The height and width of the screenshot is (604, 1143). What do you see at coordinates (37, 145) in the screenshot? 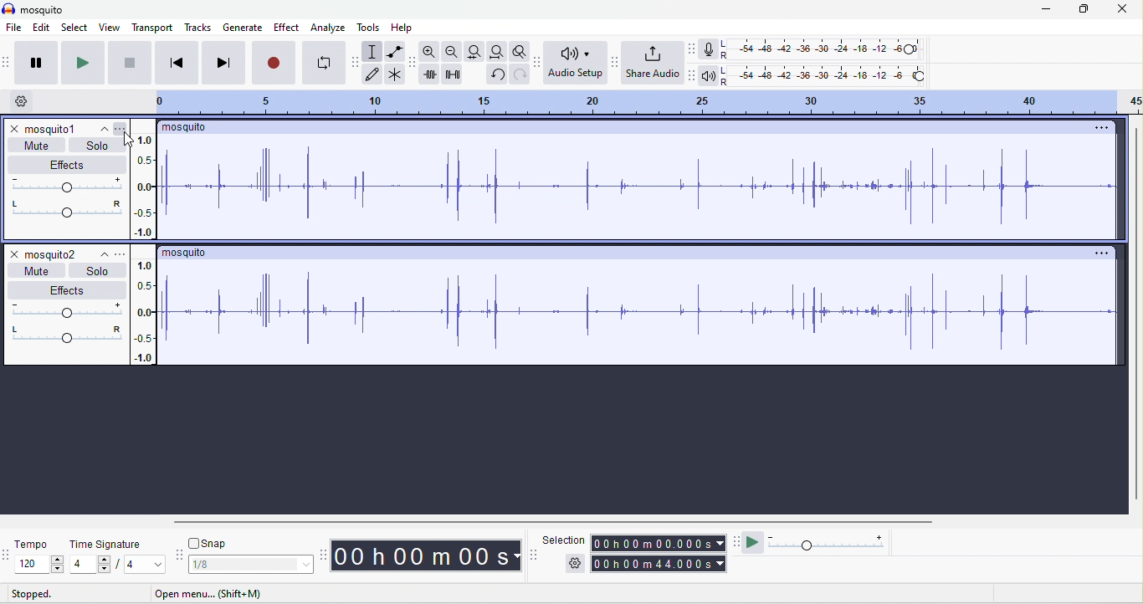
I see `mute` at bounding box center [37, 145].